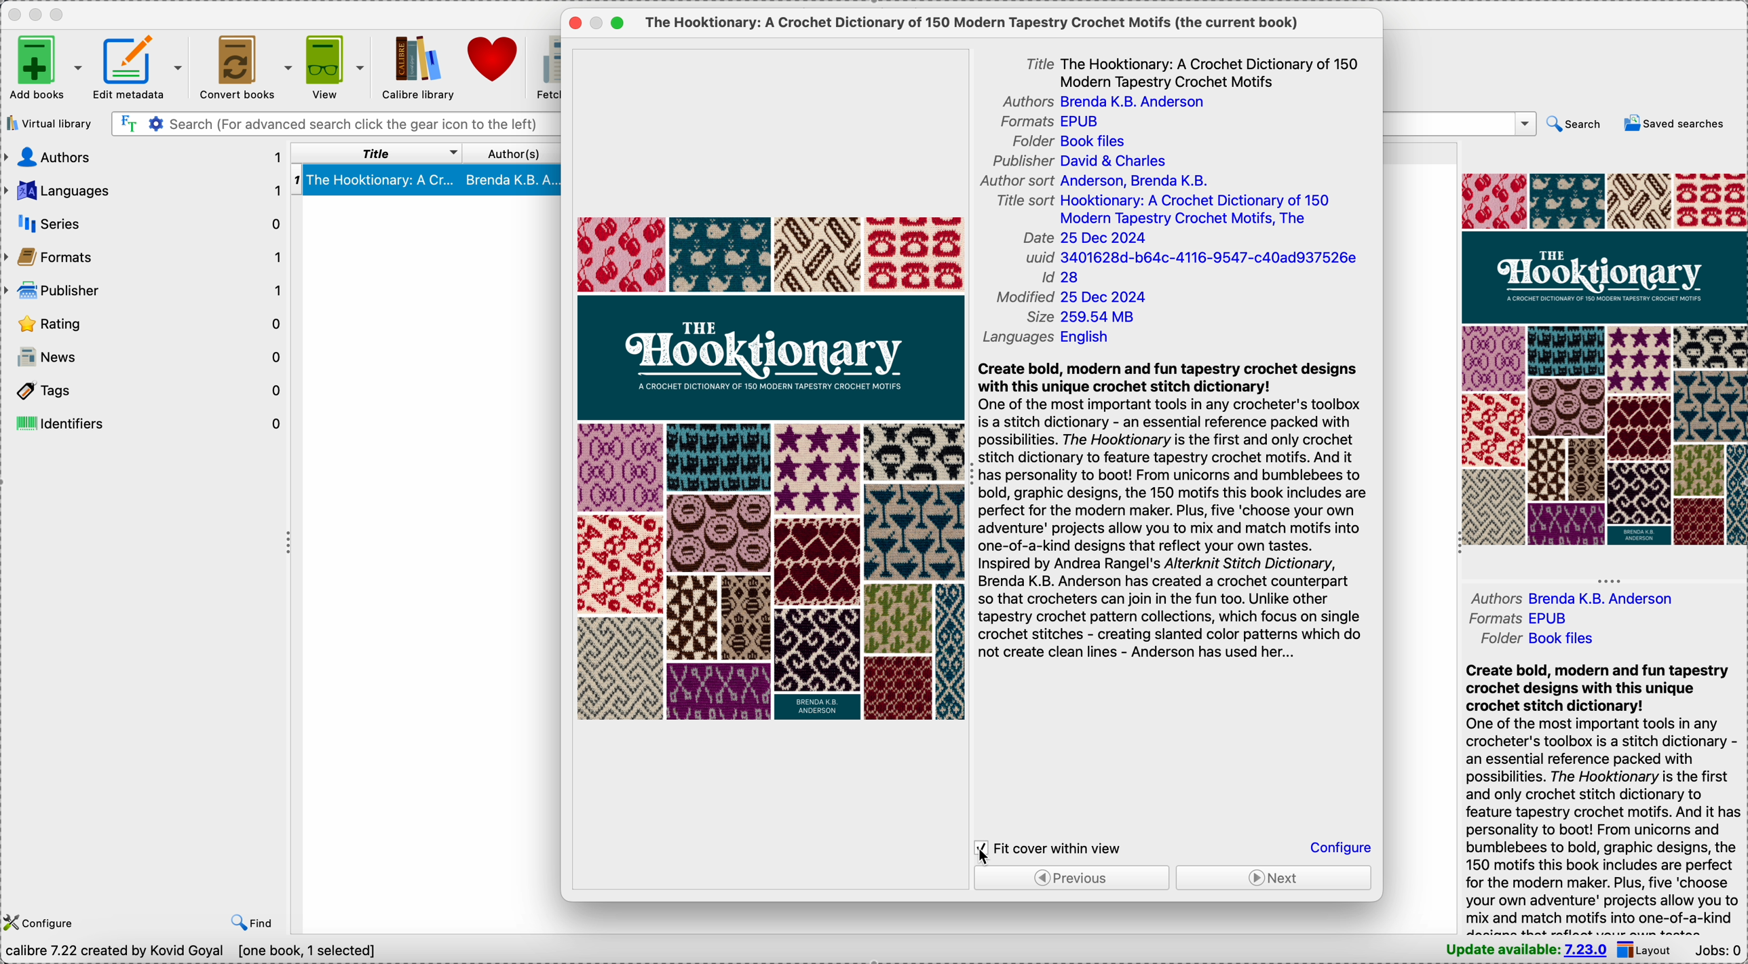 This screenshot has width=1748, height=964. I want to click on cursor, so click(985, 860).